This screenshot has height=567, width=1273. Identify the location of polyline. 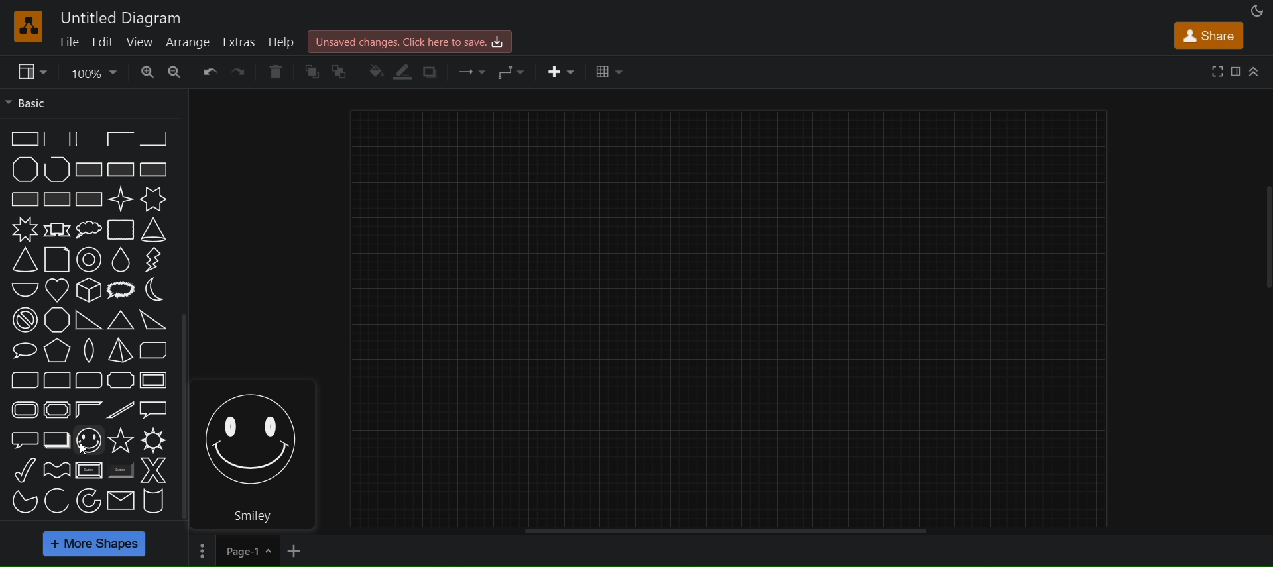
(57, 170).